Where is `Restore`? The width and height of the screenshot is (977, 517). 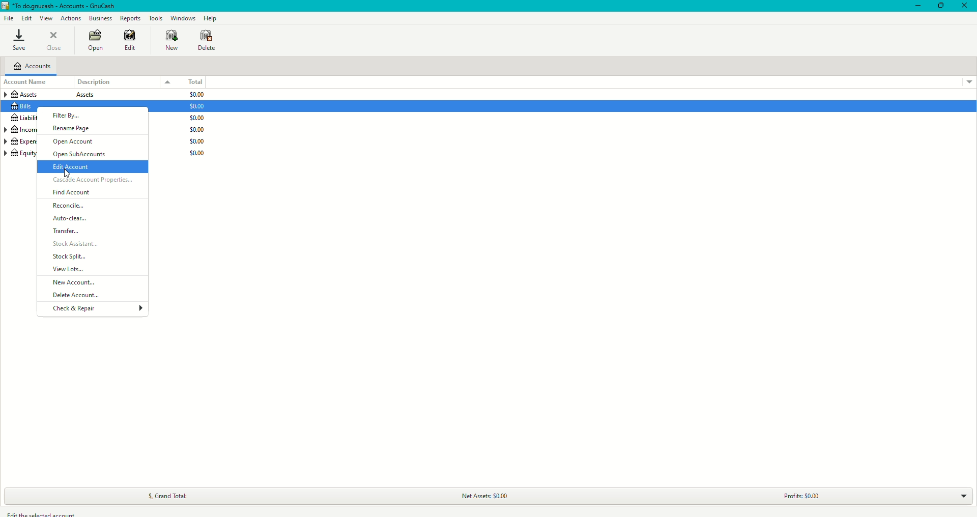 Restore is located at coordinates (940, 6).